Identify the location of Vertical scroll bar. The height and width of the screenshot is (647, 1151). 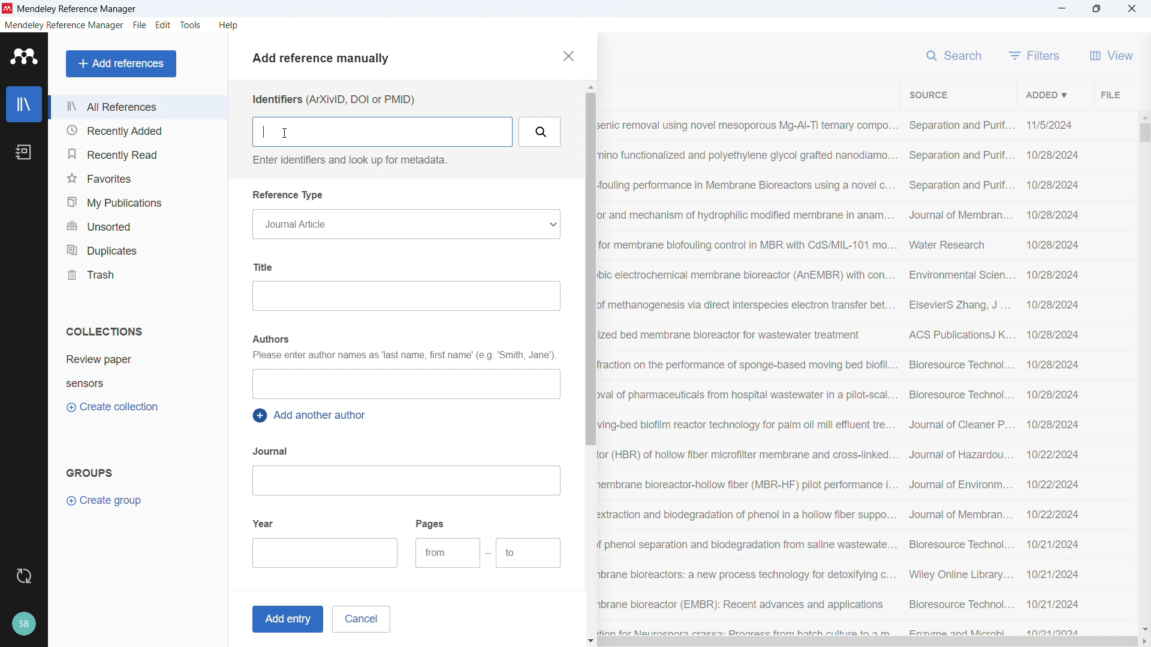
(589, 268).